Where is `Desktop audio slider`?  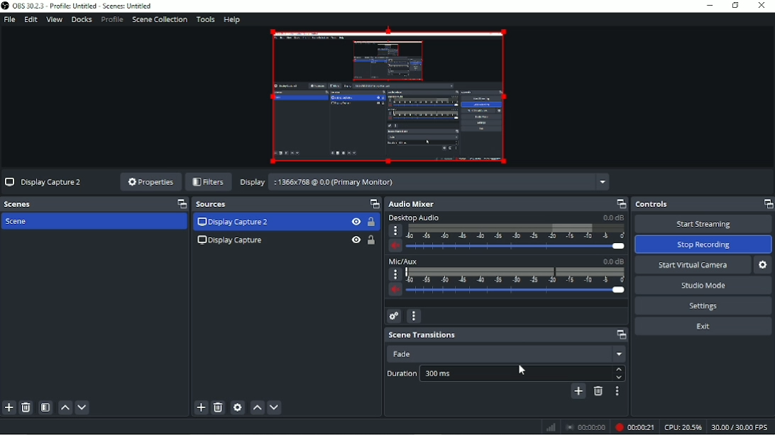
Desktop audio slider is located at coordinates (510, 234).